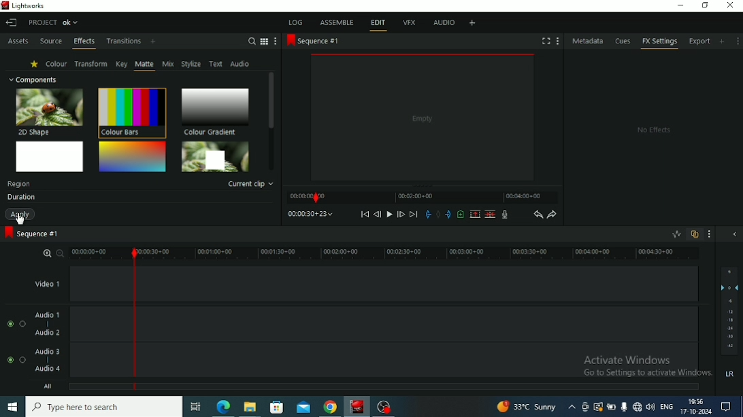 This screenshot has height=417, width=743. What do you see at coordinates (358, 406) in the screenshot?
I see `Lightwork` at bounding box center [358, 406].